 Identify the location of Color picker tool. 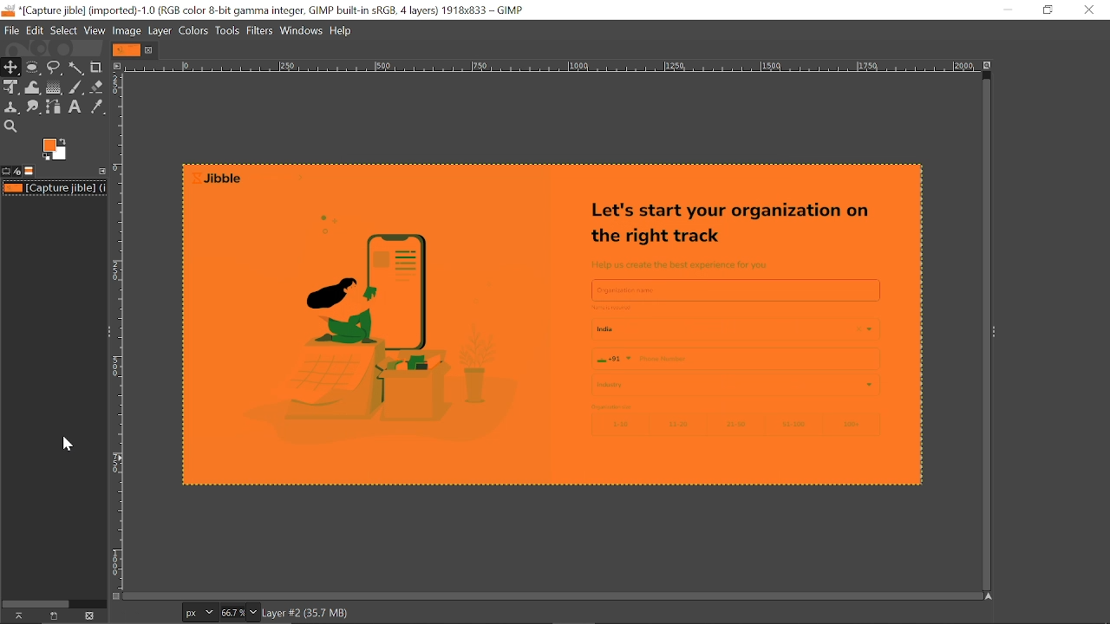
(96, 107).